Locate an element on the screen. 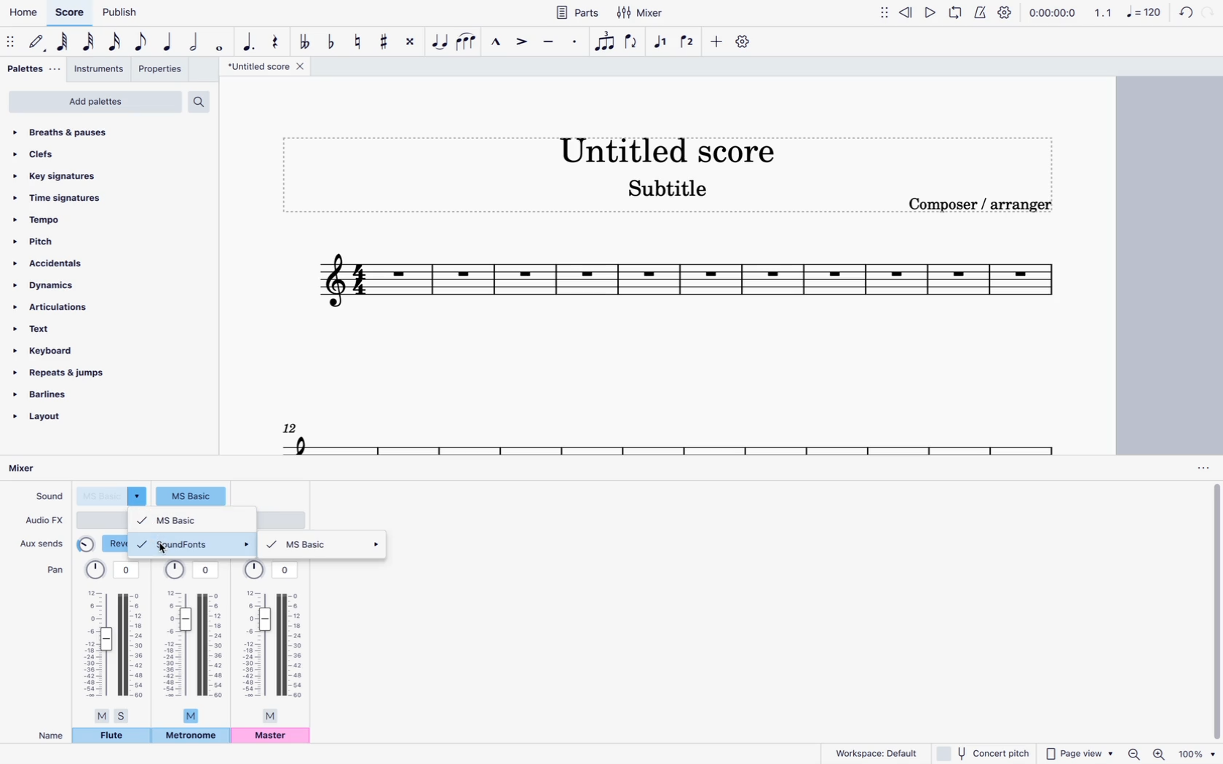  toggle natural is located at coordinates (356, 41).